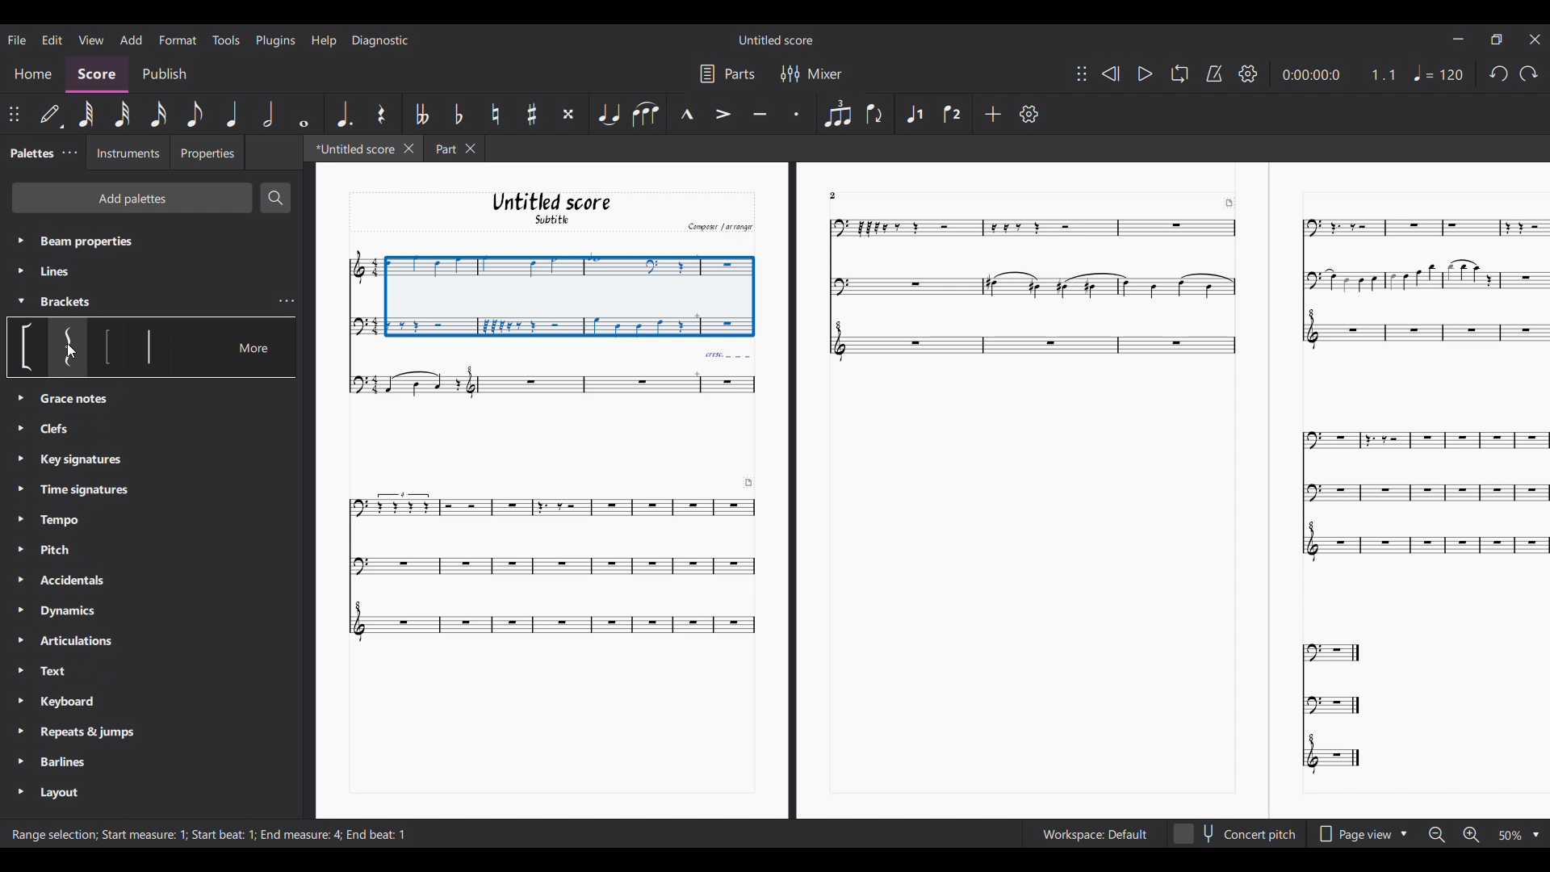 Image resolution: width=1550 pixels, height=872 pixels. Describe the element at coordinates (131, 40) in the screenshot. I see `Add` at that location.